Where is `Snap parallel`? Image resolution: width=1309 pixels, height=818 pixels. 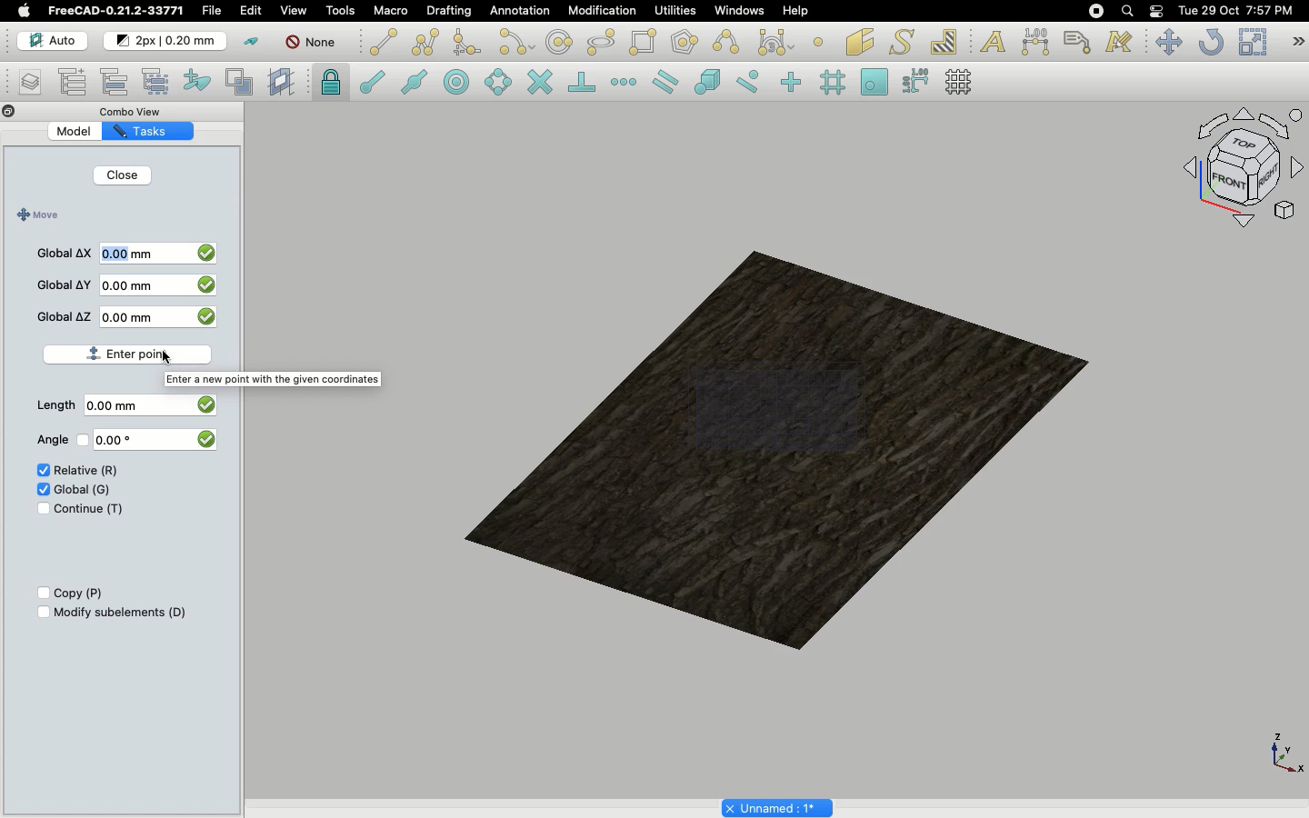 Snap parallel is located at coordinates (665, 82).